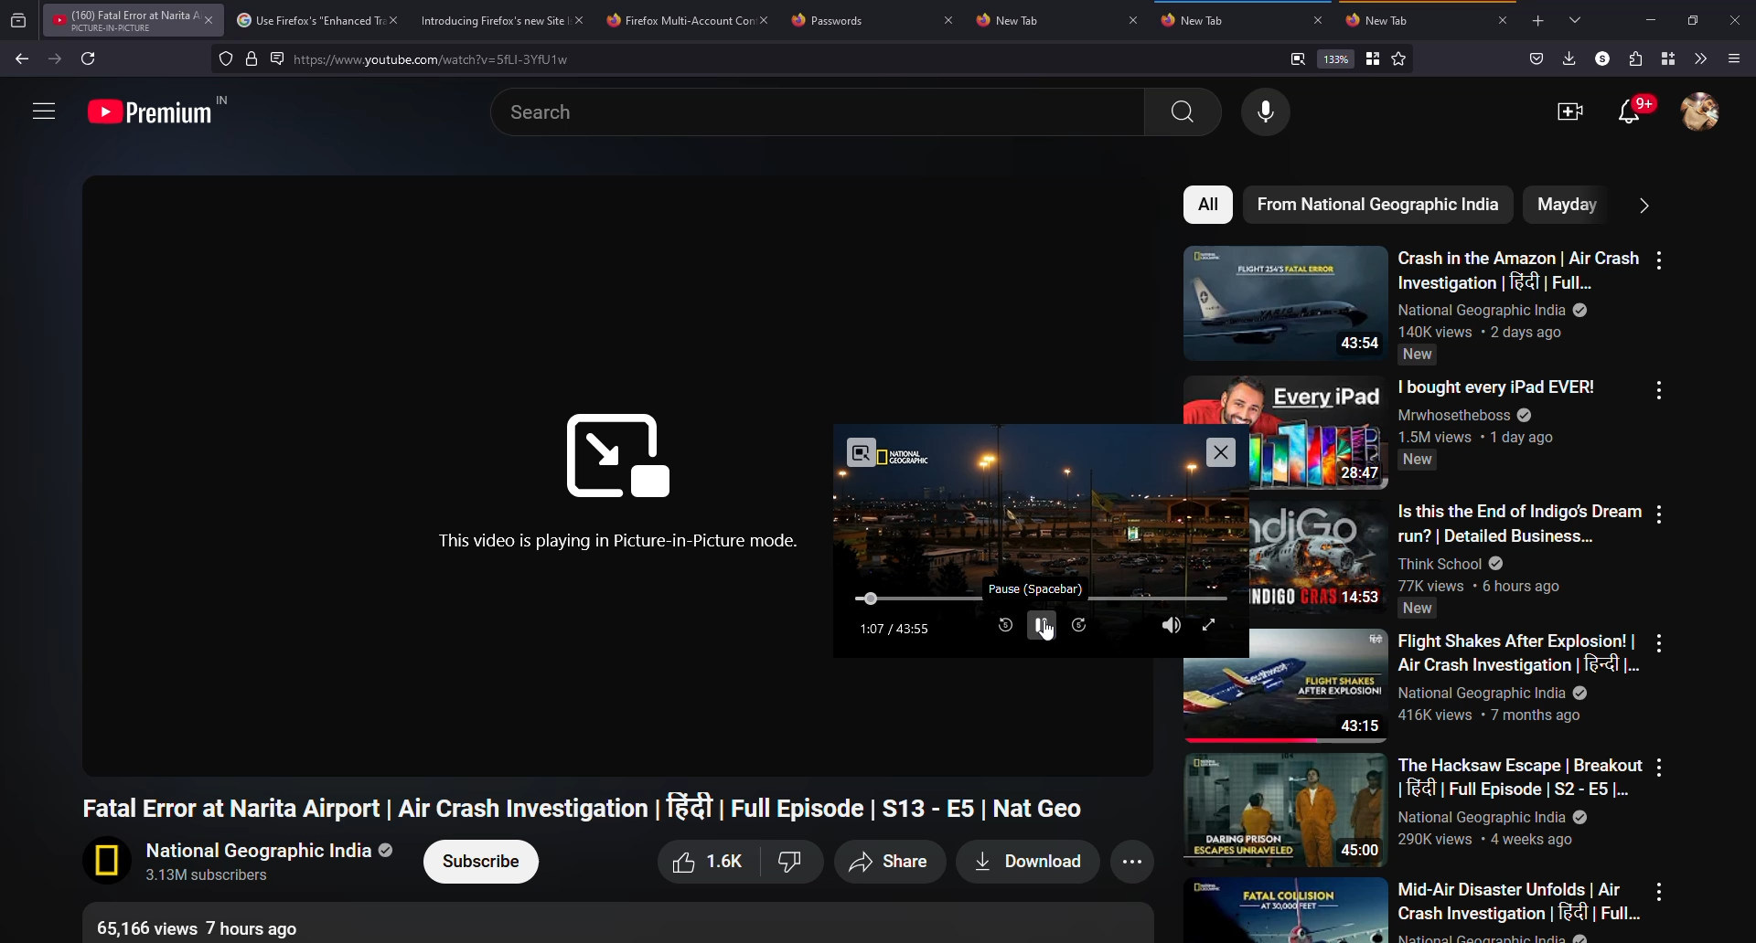 This screenshot has height=943, width=1756. Describe the element at coordinates (1417, 609) in the screenshot. I see `Indicates video is new` at that location.